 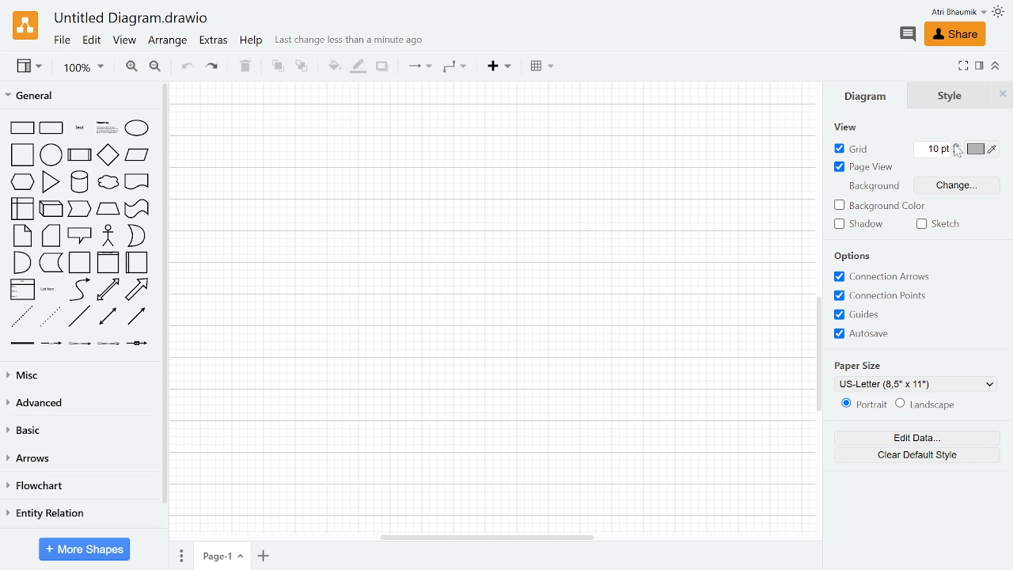 I want to click on General shapes, so click(x=82, y=234).